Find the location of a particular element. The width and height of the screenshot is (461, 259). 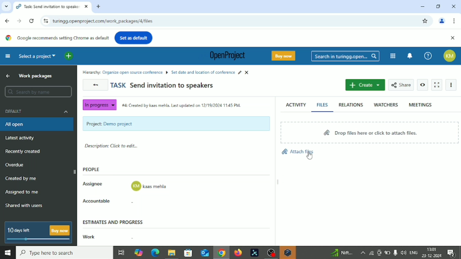

close current tab is located at coordinates (86, 7).